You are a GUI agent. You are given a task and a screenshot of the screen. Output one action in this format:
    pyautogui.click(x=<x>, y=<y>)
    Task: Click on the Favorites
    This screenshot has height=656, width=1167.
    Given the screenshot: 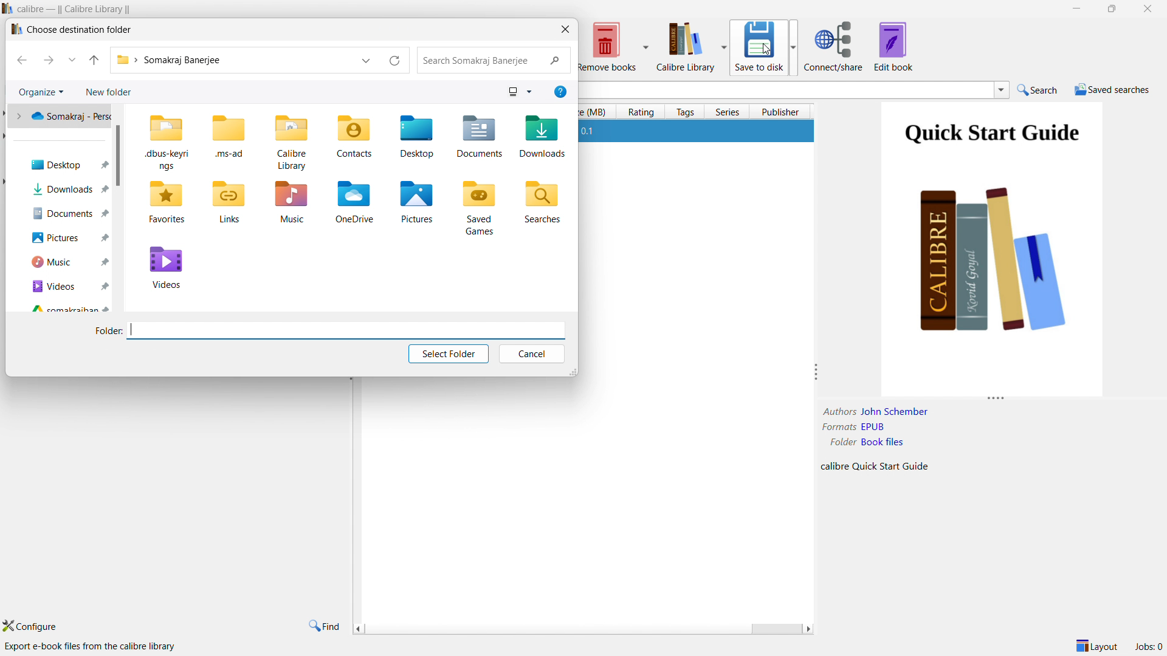 What is the action you would take?
    pyautogui.click(x=167, y=203)
    